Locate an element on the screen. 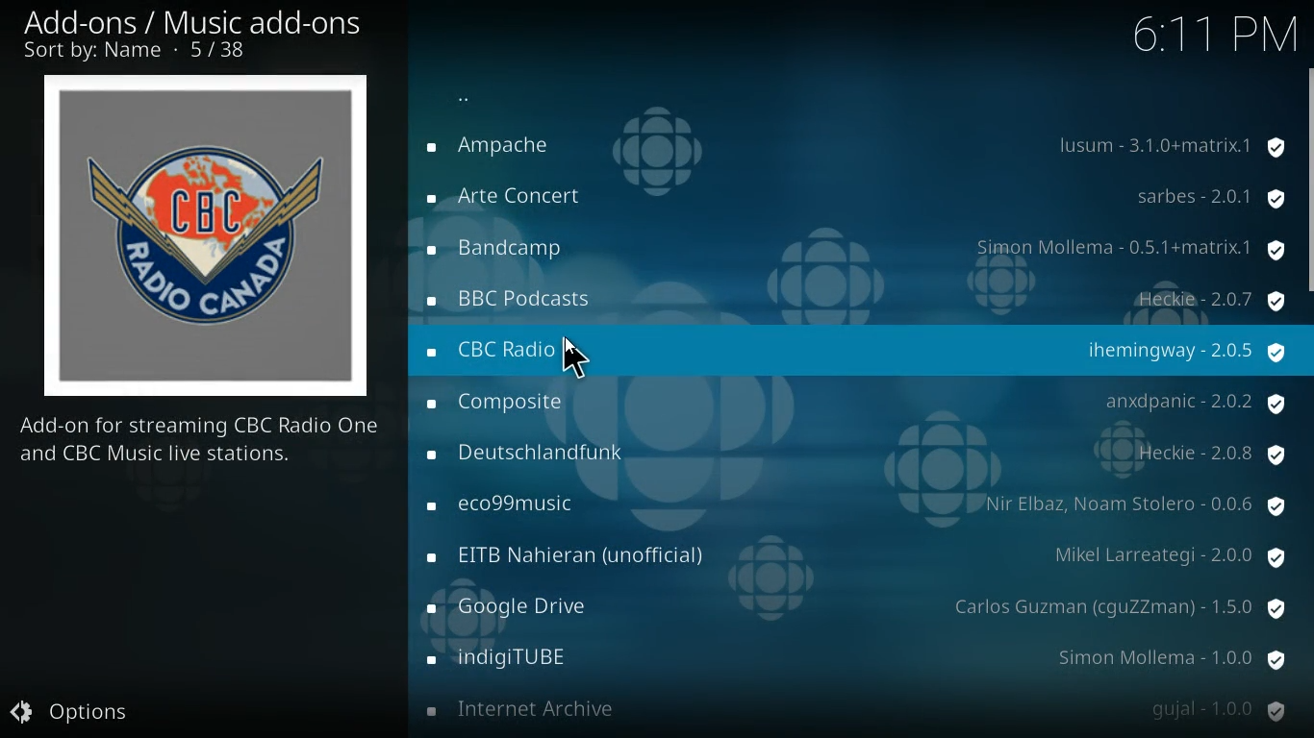 This screenshot has width=1314, height=738. protection is located at coordinates (1103, 609).